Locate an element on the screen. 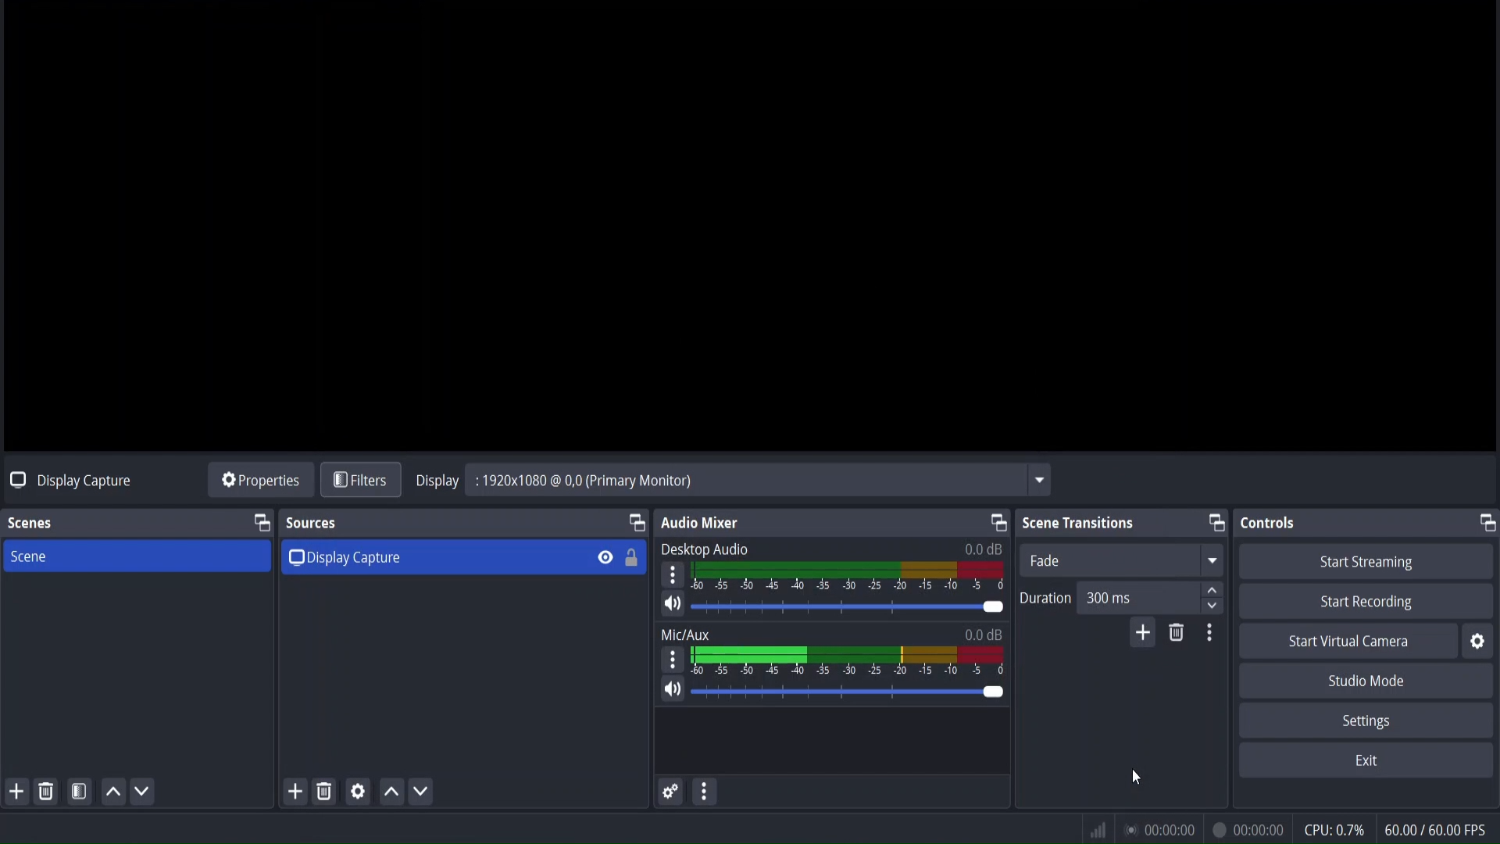 The width and height of the screenshot is (1500, 844). move source up is located at coordinates (390, 792).